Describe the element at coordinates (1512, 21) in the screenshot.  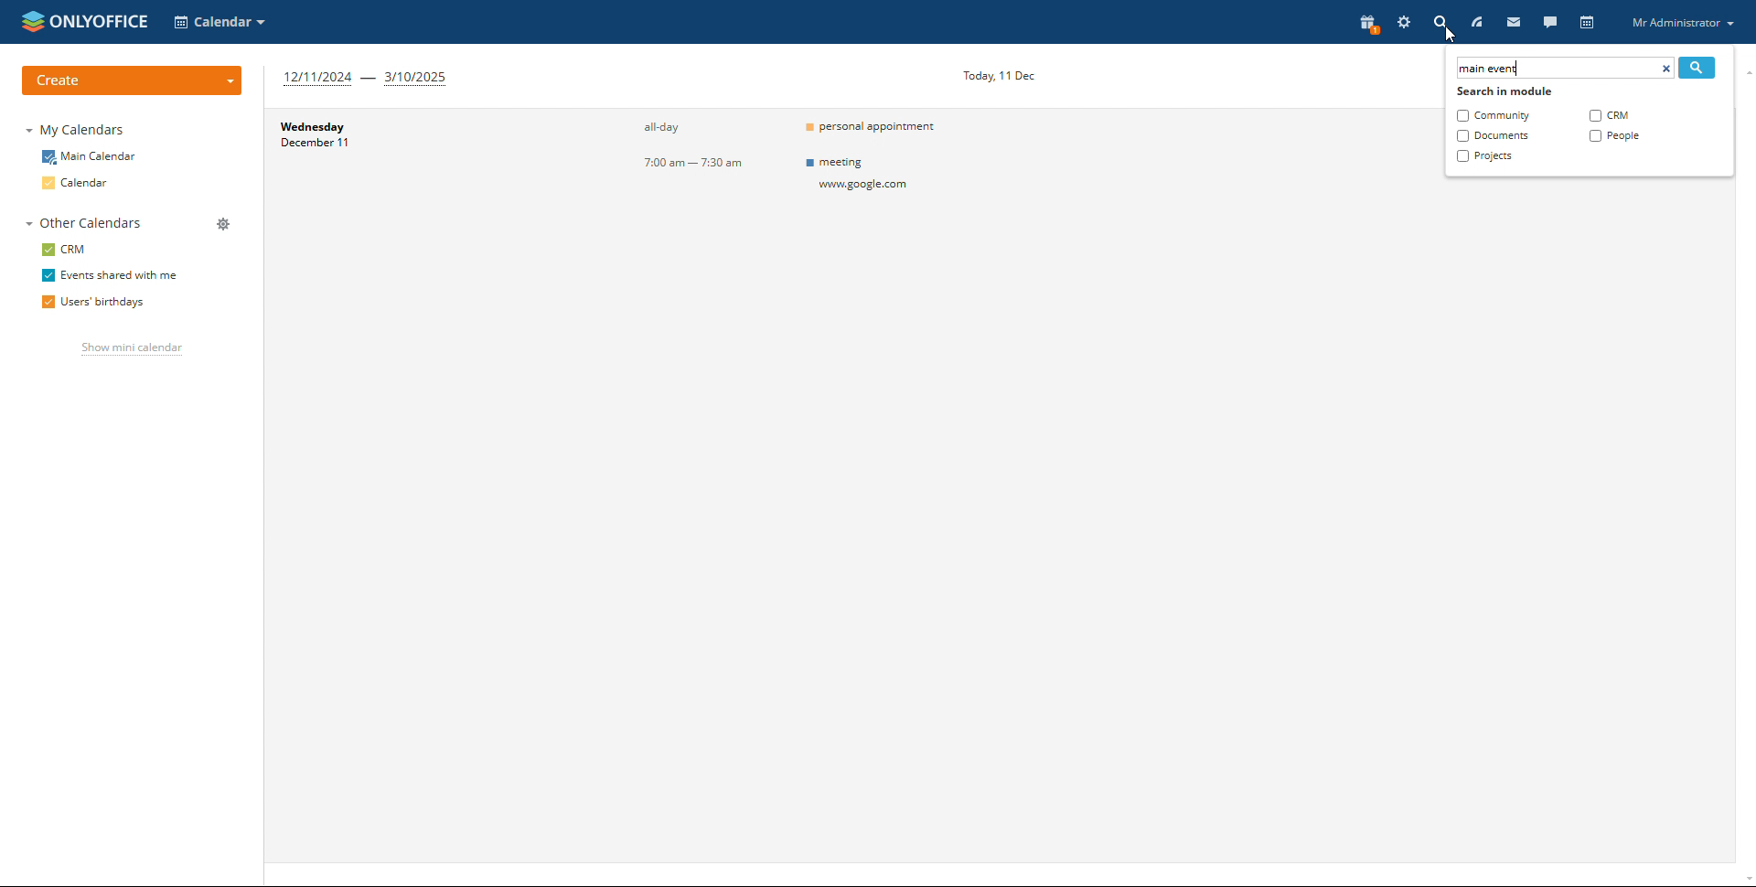
I see `mail` at that location.